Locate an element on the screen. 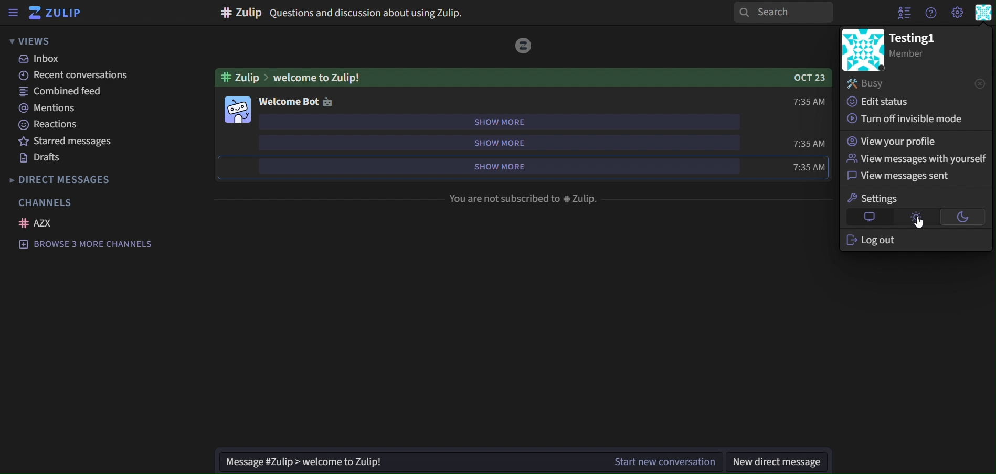  drafts is located at coordinates (42, 159).